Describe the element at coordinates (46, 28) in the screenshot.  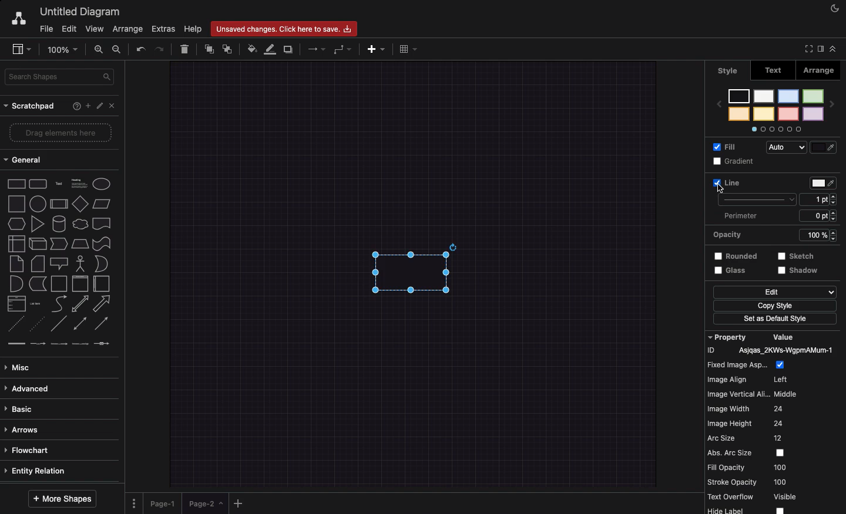
I see `File` at that location.